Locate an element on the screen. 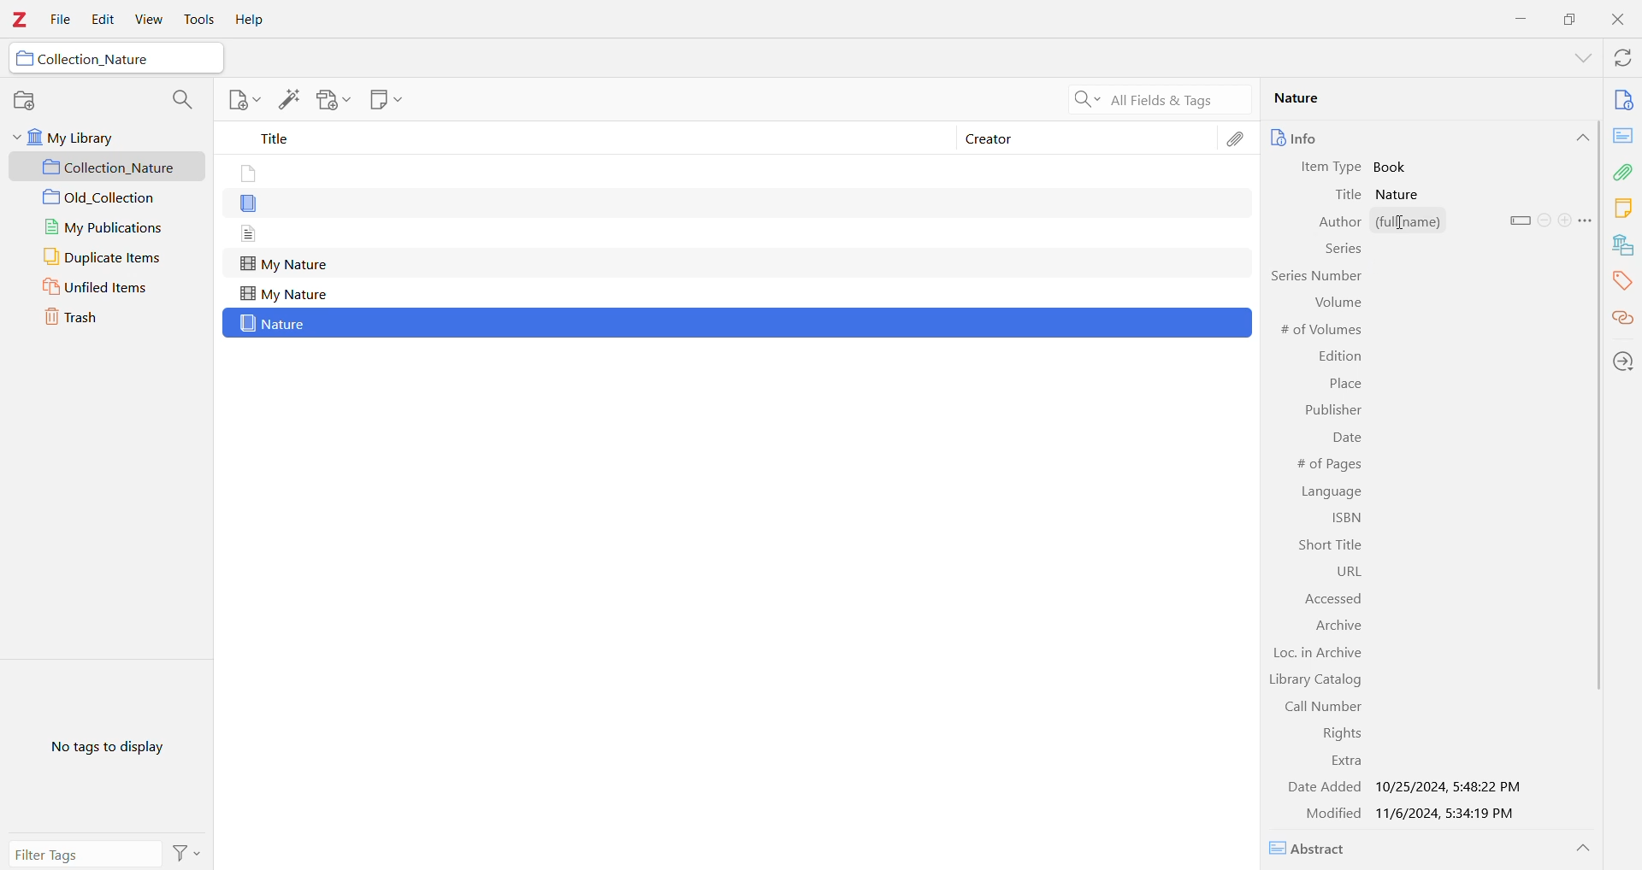  Place is located at coordinates (1344, 385).